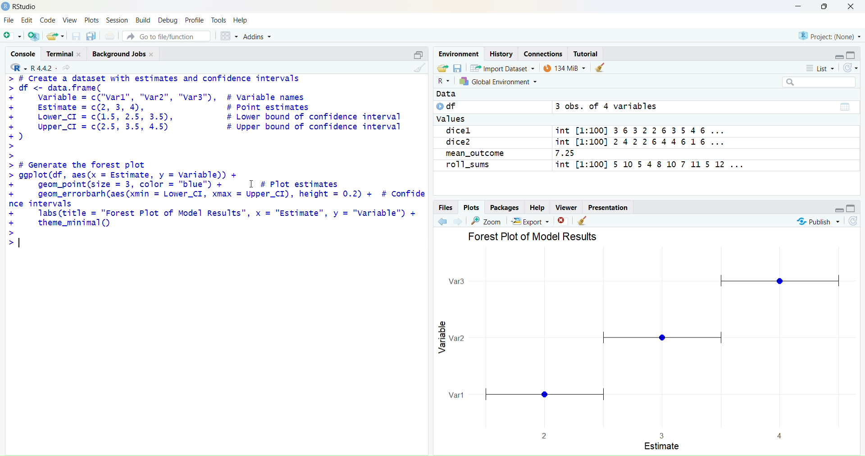 The width and height of the screenshot is (865, 456). Describe the element at coordinates (837, 56) in the screenshot. I see `minimize` at that location.